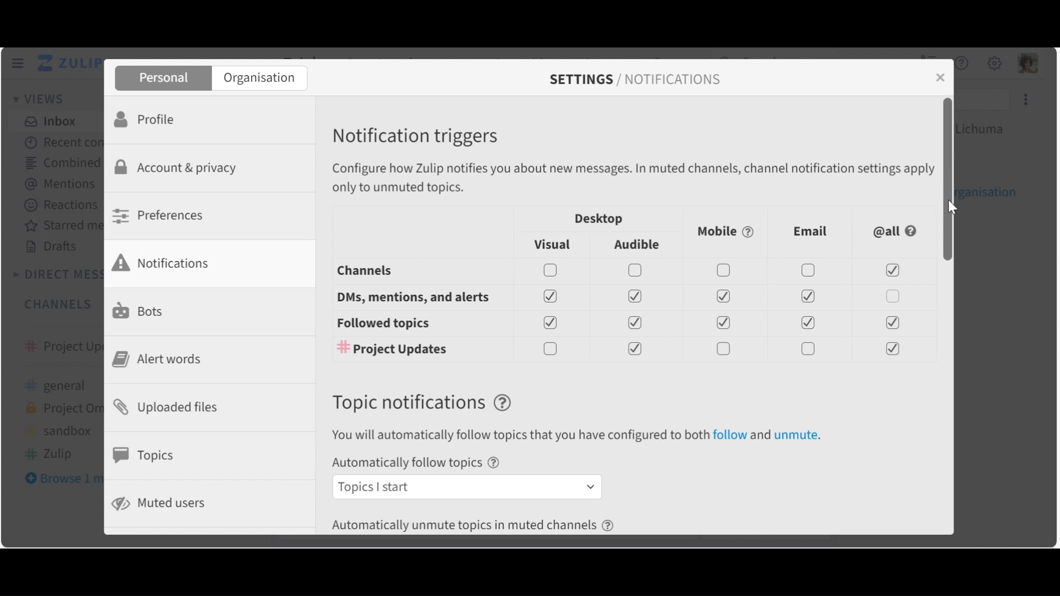 This screenshot has height=596, width=1060. What do you see at coordinates (641, 79) in the screenshot?
I see `Settings/Notifications` at bounding box center [641, 79].